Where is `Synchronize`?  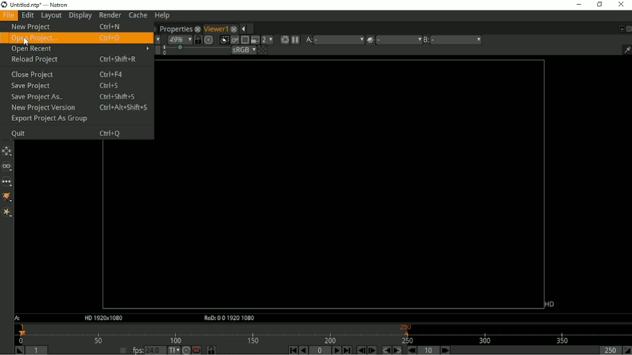 Synchronize is located at coordinates (198, 39).